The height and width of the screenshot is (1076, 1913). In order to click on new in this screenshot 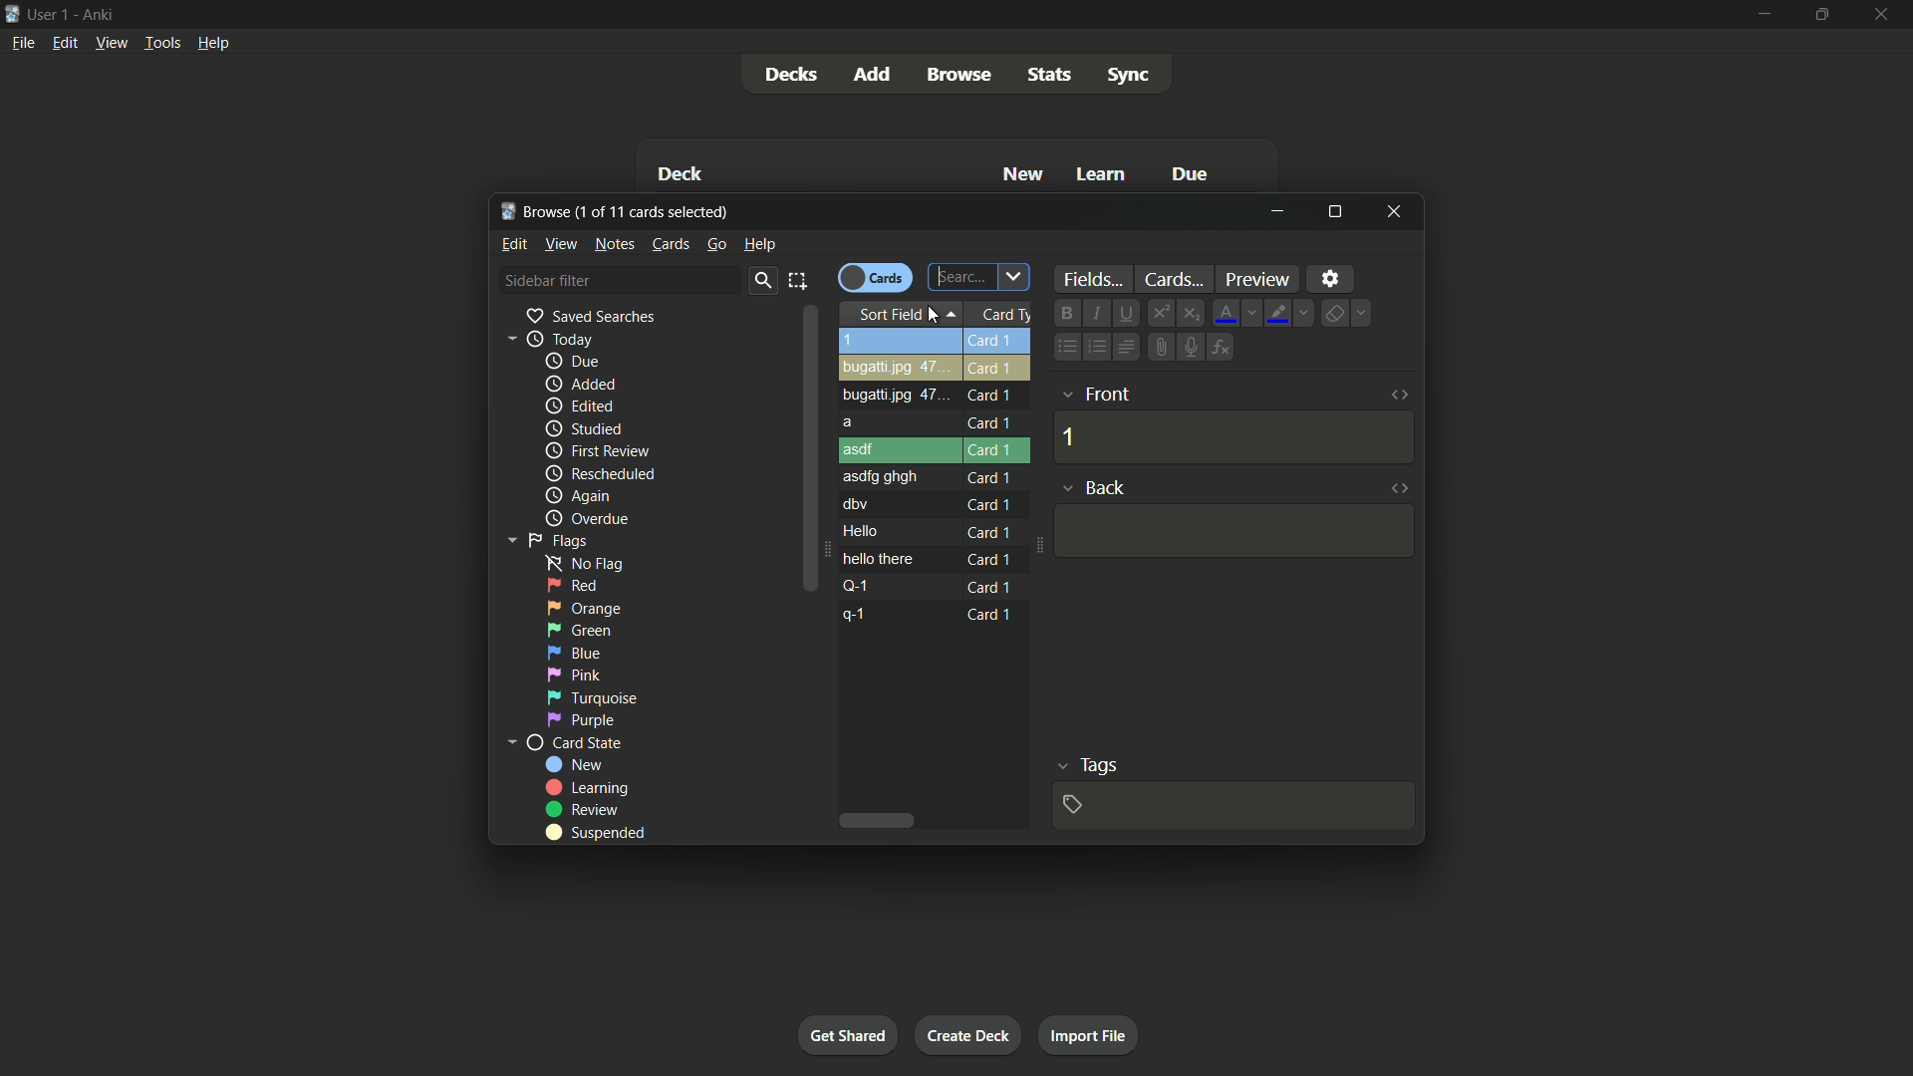, I will do `click(571, 765)`.